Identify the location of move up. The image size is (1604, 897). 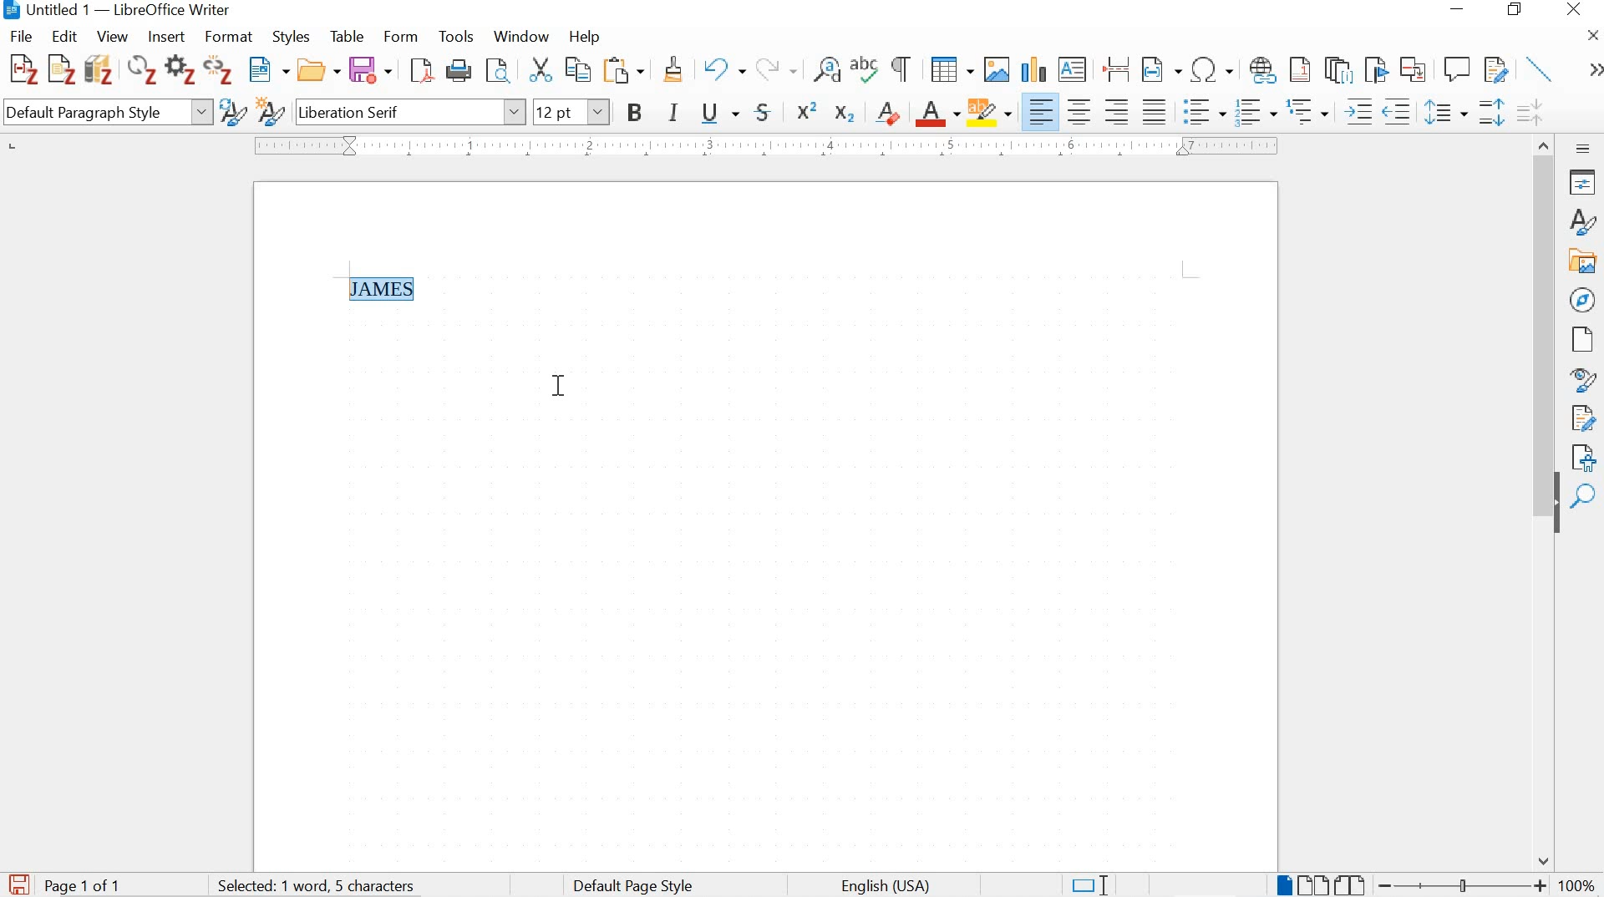
(1546, 142).